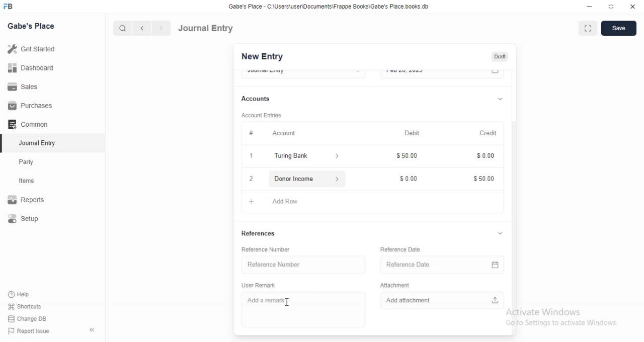 The width and height of the screenshot is (644, 342). What do you see at coordinates (410, 177) in the screenshot?
I see `$000` at bounding box center [410, 177].